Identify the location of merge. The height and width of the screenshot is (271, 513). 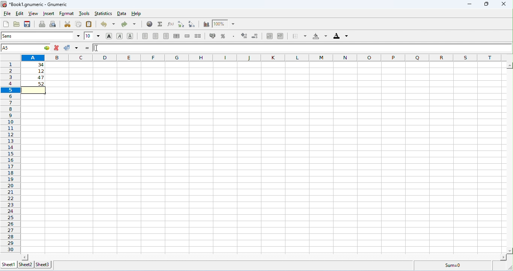
(188, 36).